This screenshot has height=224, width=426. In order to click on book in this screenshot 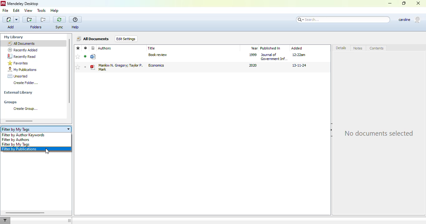, I will do `click(93, 68)`.